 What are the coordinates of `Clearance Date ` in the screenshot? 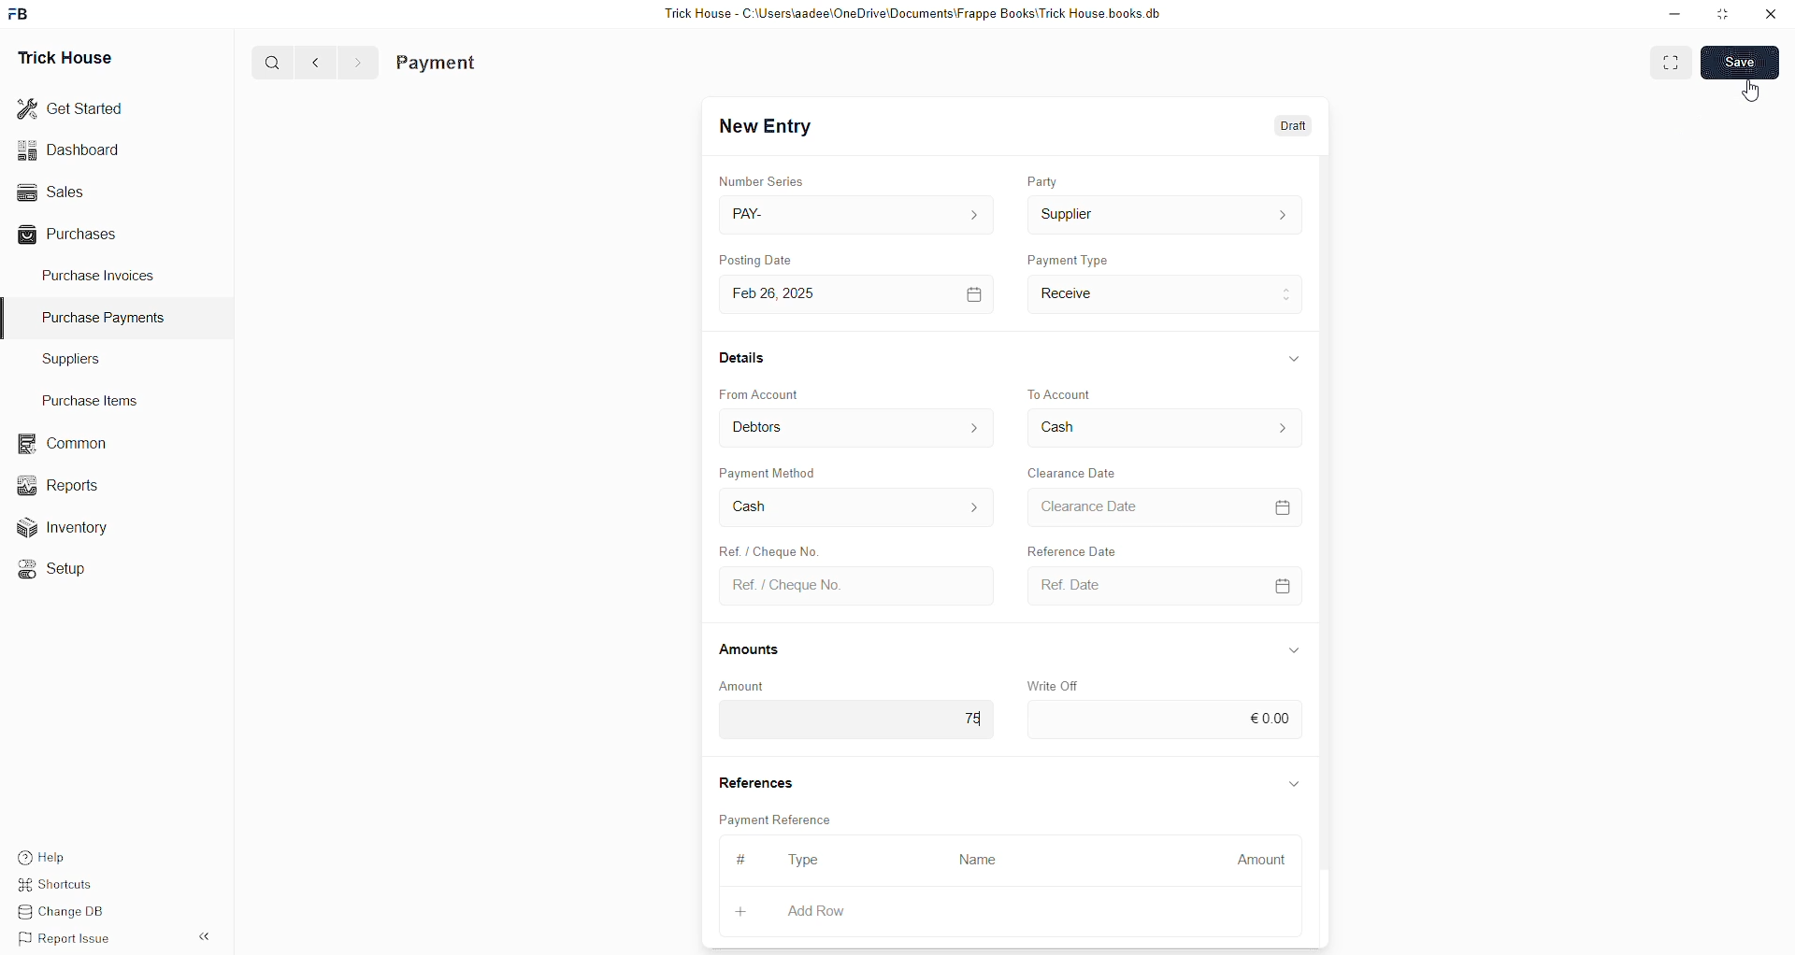 It's located at (1161, 506).